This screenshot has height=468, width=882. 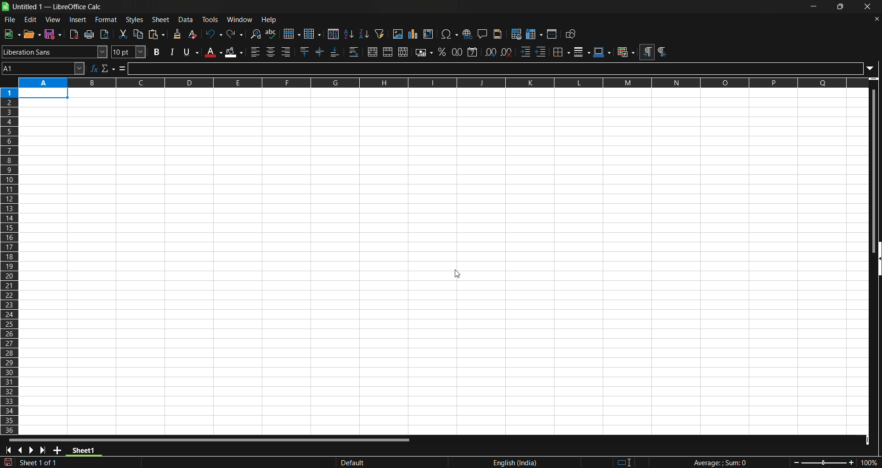 What do you see at coordinates (305, 52) in the screenshot?
I see `align top` at bounding box center [305, 52].